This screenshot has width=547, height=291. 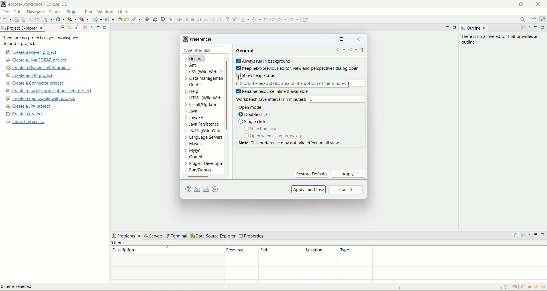 What do you see at coordinates (213, 236) in the screenshot?
I see `data source explorer` at bounding box center [213, 236].